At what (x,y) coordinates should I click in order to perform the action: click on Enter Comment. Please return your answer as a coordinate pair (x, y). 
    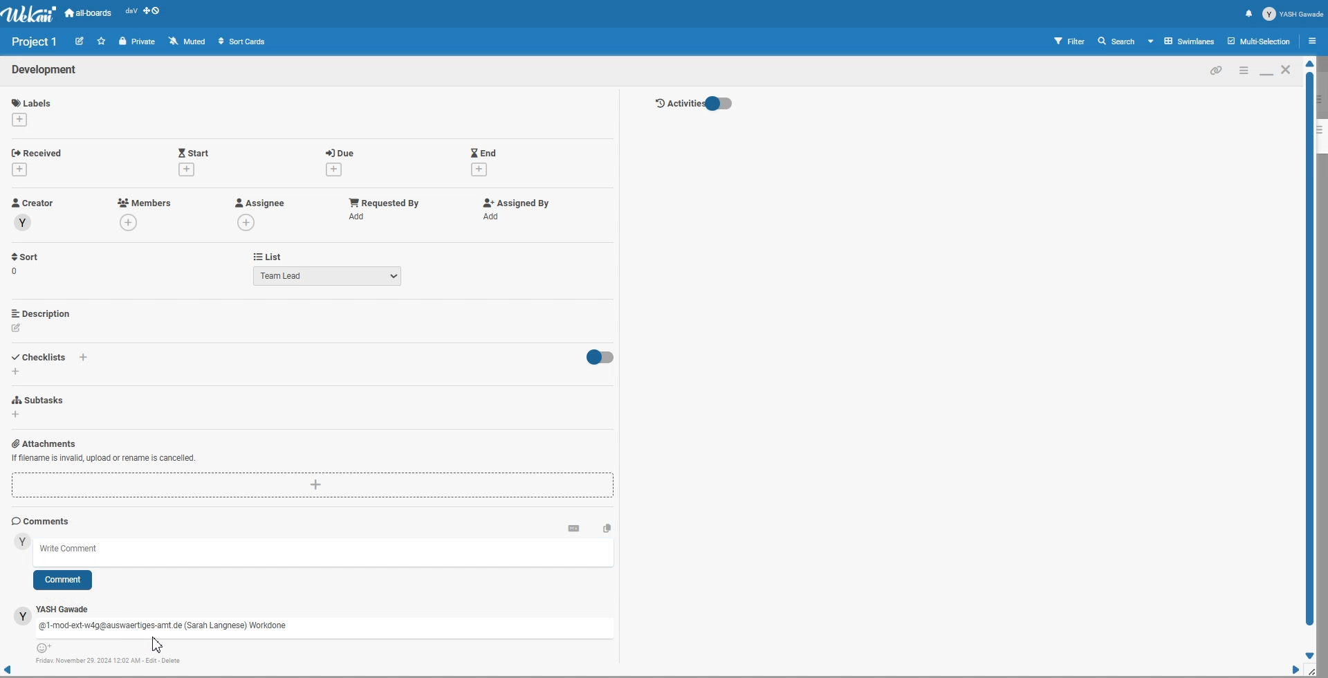
    Looking at the image, I should click on (328, 551).